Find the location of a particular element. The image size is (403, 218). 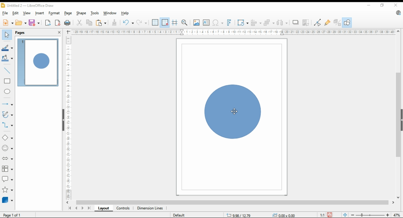

page is located at coordinates (68, 13).